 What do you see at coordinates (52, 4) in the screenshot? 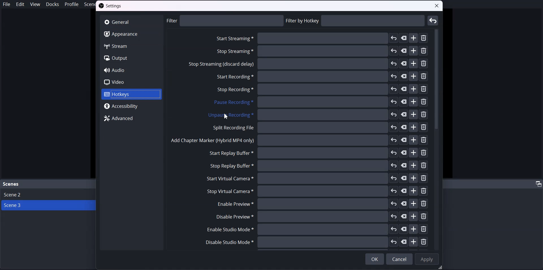
I see `Docks` at bounding box center [52, 4].